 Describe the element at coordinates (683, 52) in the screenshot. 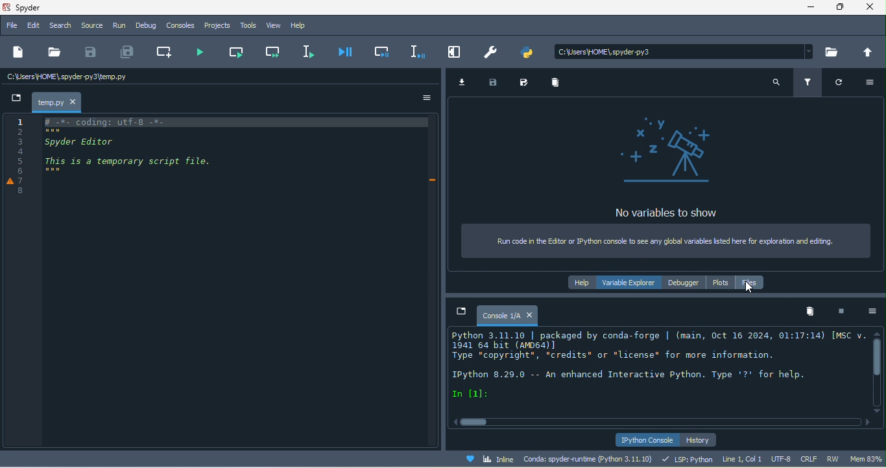

I see `search bar` at that location.